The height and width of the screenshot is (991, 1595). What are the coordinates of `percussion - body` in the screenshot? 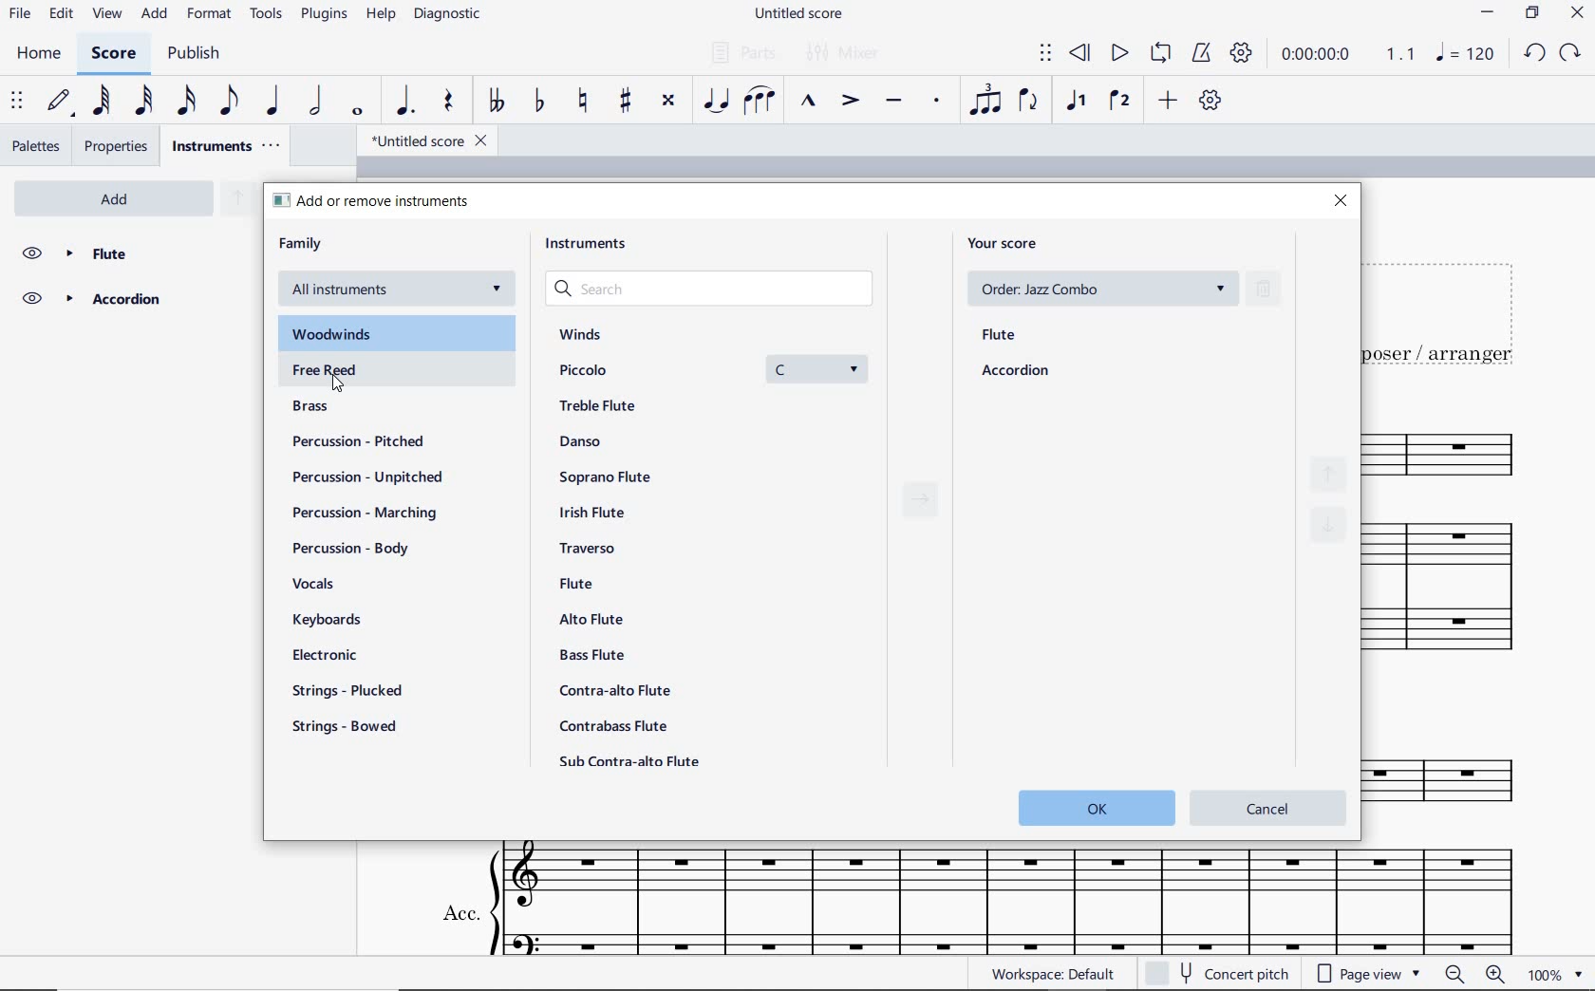 It's located at (346, 547).